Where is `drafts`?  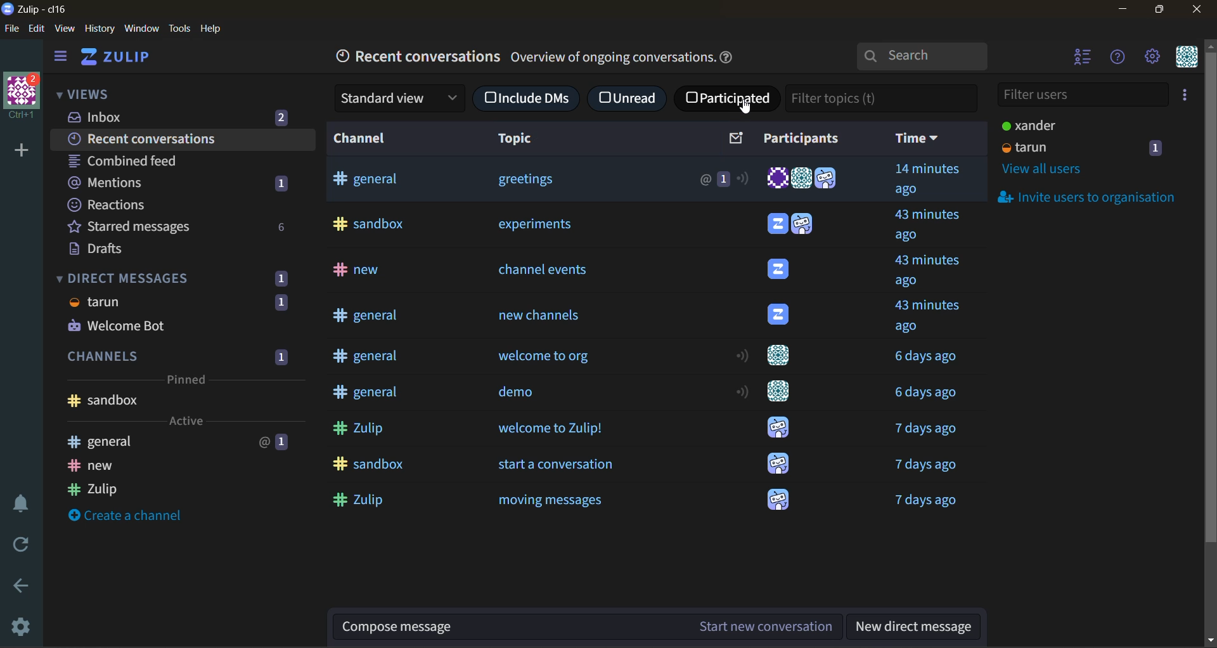
drafts is located at coordinates (106, 250).